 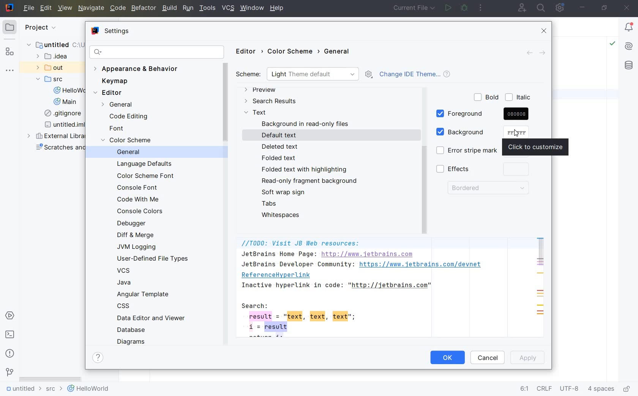 I want to click on terminal, so click(x=10, y=335).